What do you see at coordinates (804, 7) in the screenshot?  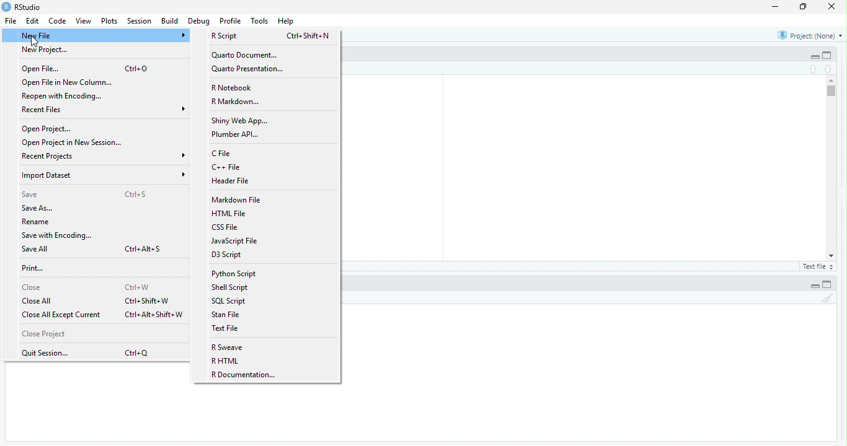 I see `maximise` at bounding box center [804, 7].